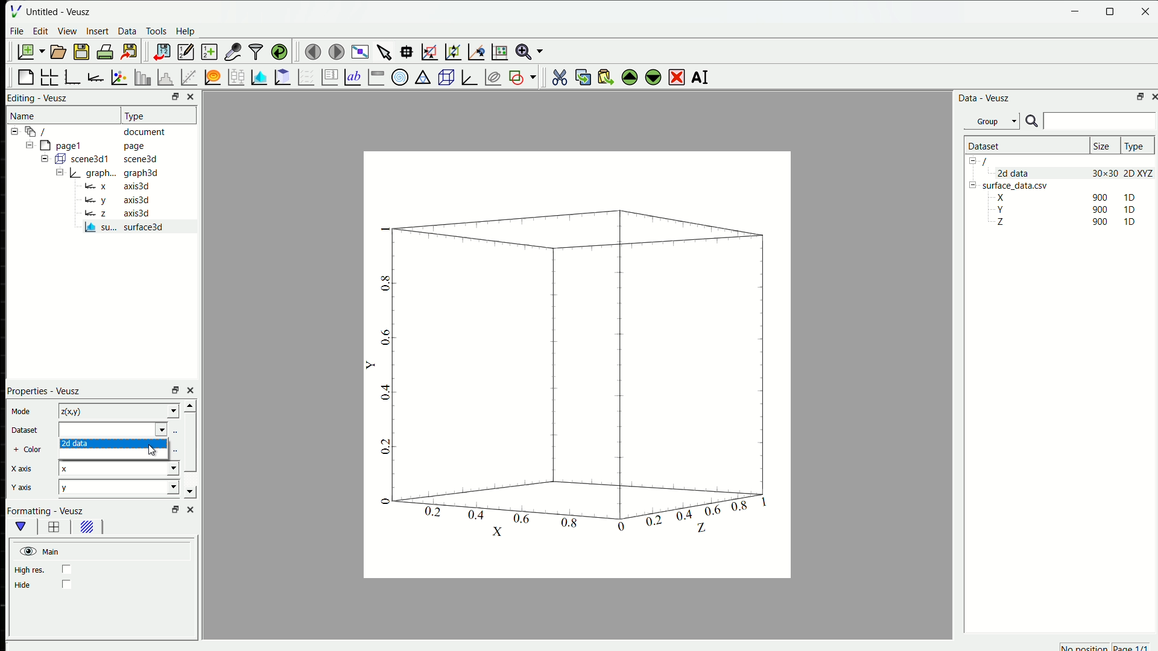 The height and width of the screenshot is (651, 1158). I want to click on move the selected widget up, so click(630, 77).